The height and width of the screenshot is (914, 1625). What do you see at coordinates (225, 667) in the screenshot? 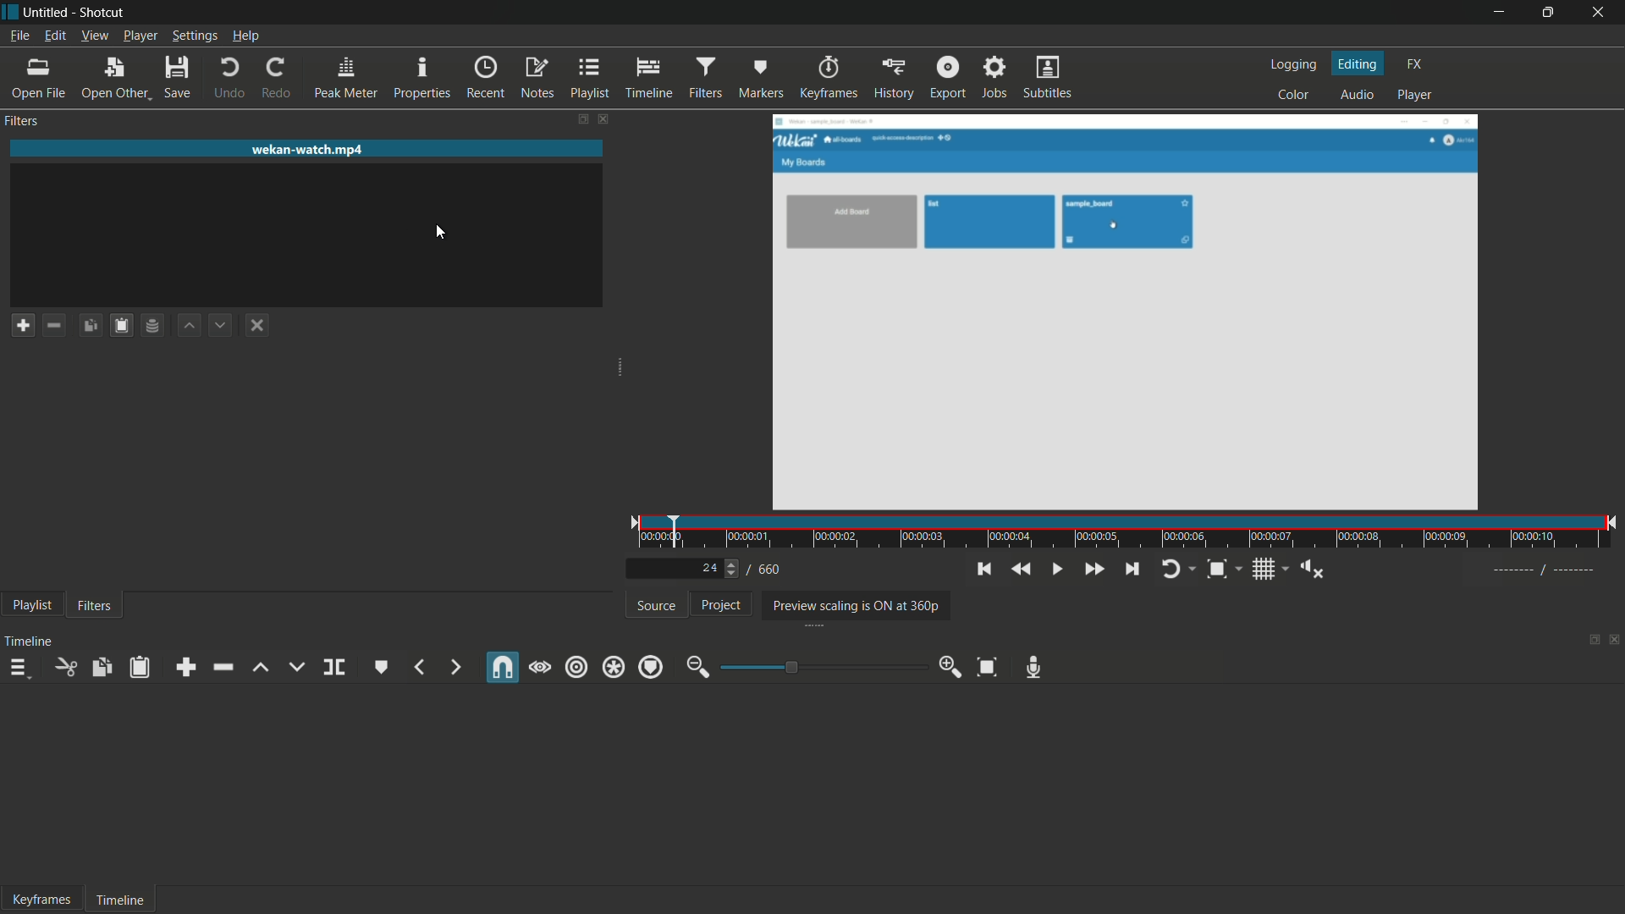
I see `ripple delete` at bounding box center [225, 667].